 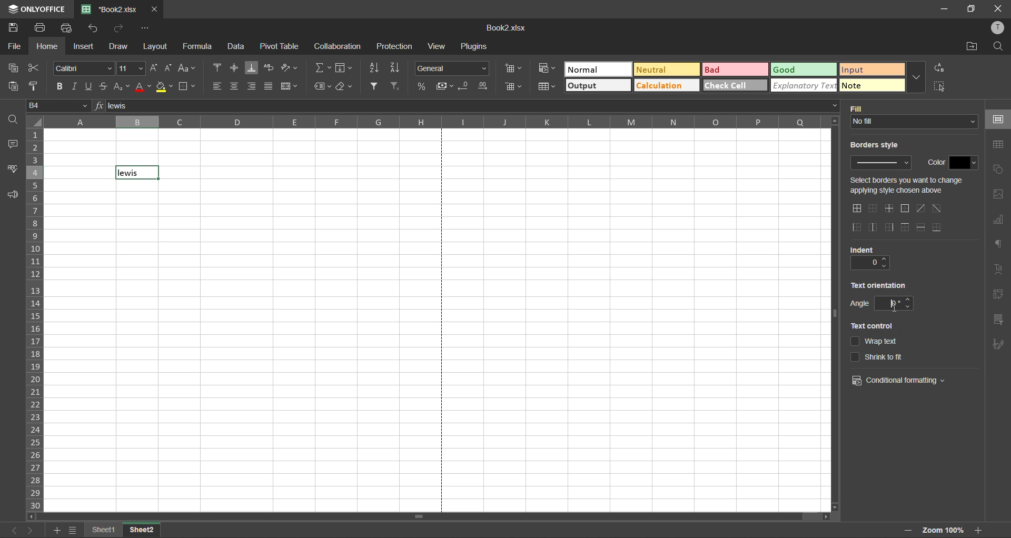 I want to click on justified, so click(x=270, y=87).